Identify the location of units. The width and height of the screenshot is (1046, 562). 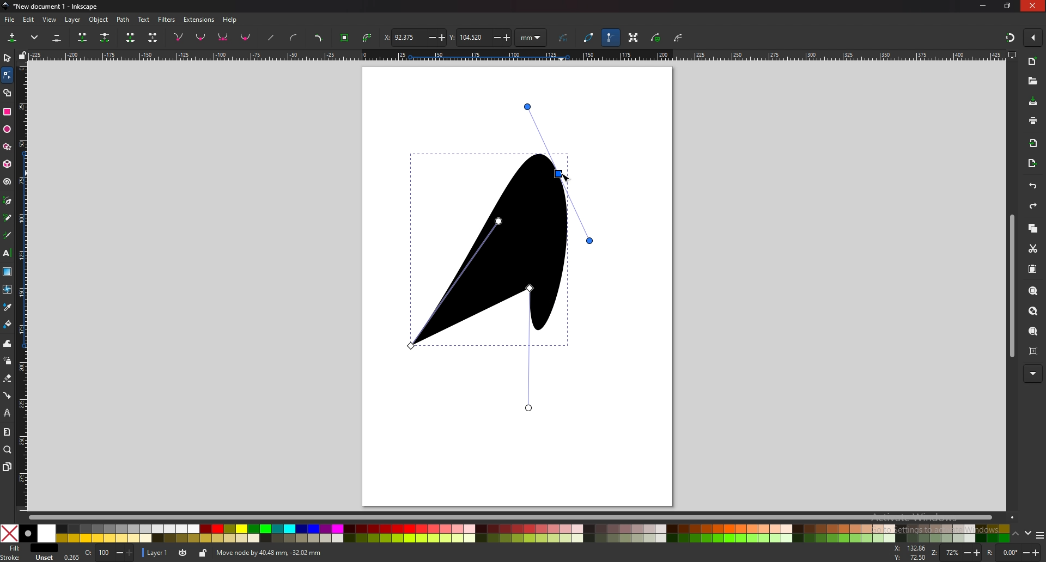
(531, 37).